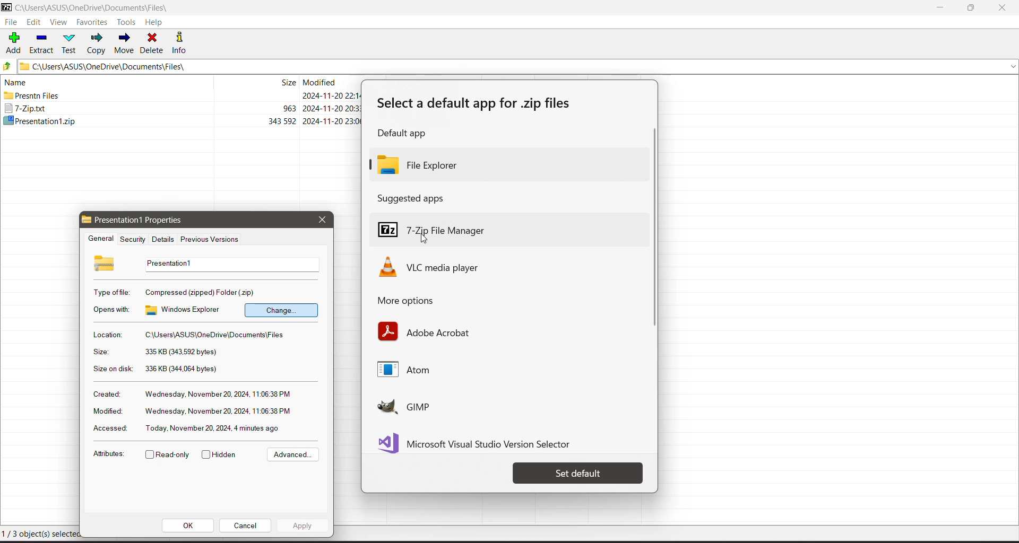 This screenshot has height=543, width=1019. I want to click on Test, so click(71, 43).